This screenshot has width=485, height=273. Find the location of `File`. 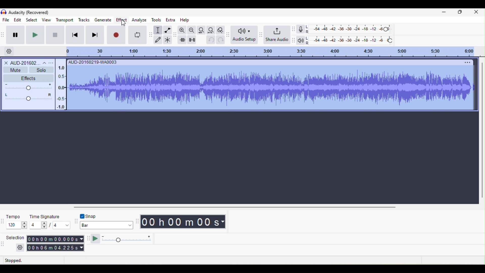

File is located at coordinates (5, 19).